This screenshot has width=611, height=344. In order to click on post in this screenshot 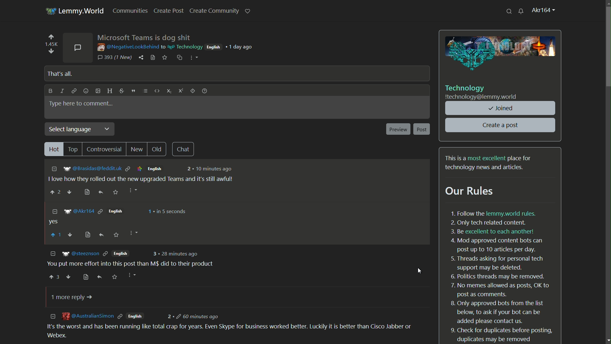, I will do `click(422, 129)`.